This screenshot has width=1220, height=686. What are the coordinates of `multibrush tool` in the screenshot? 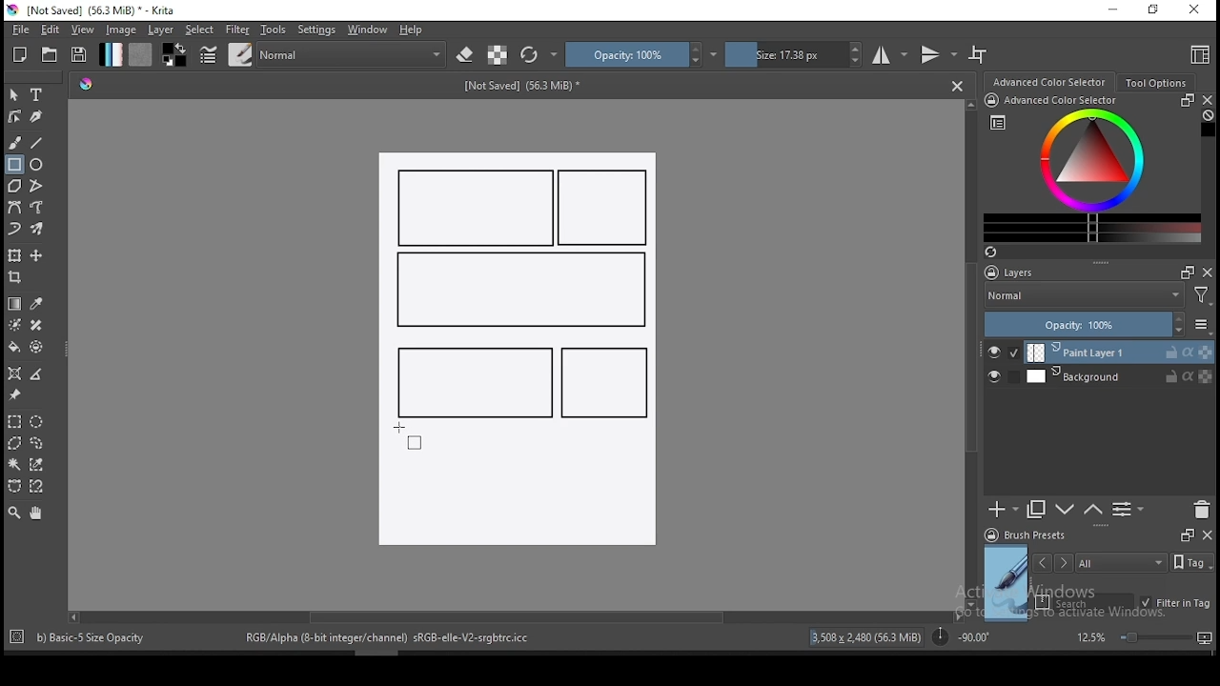 It's located at (38, 231).